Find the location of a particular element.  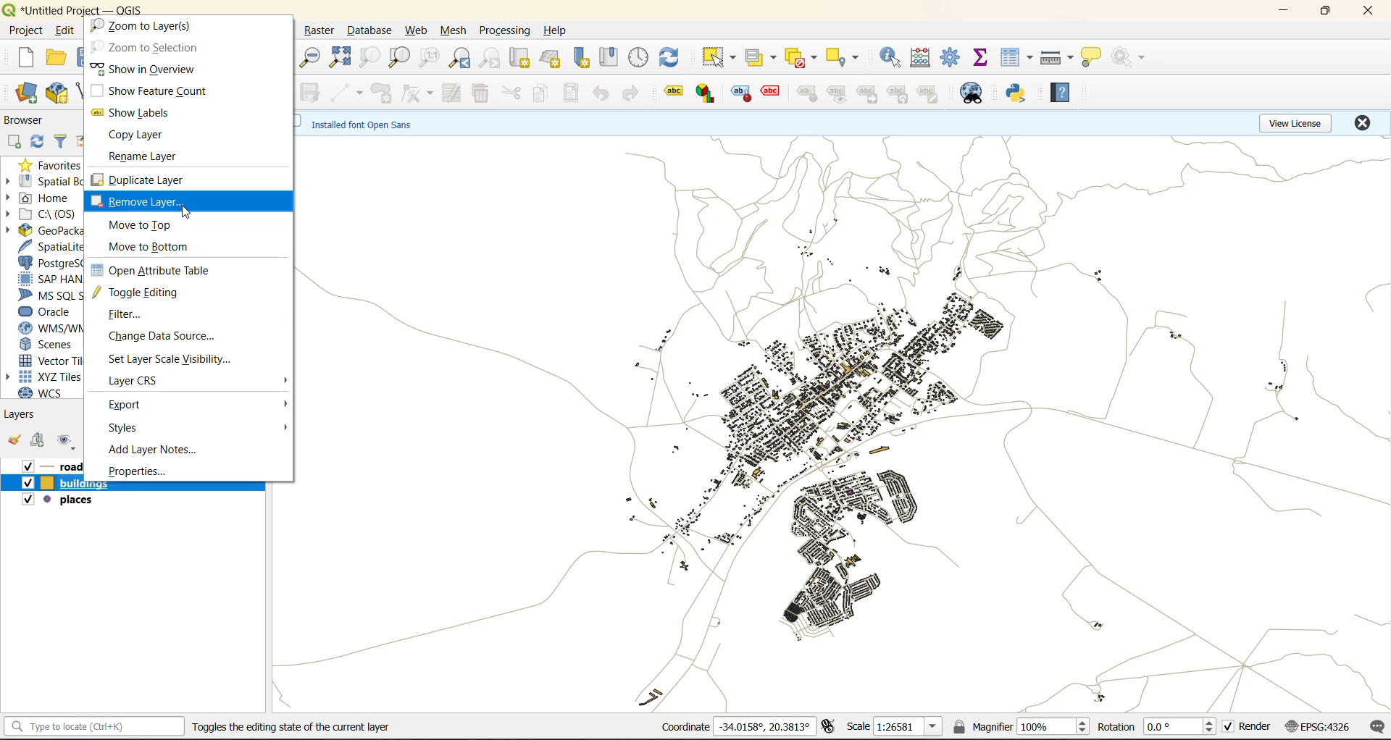

processing is located at coordinates (504, 30).